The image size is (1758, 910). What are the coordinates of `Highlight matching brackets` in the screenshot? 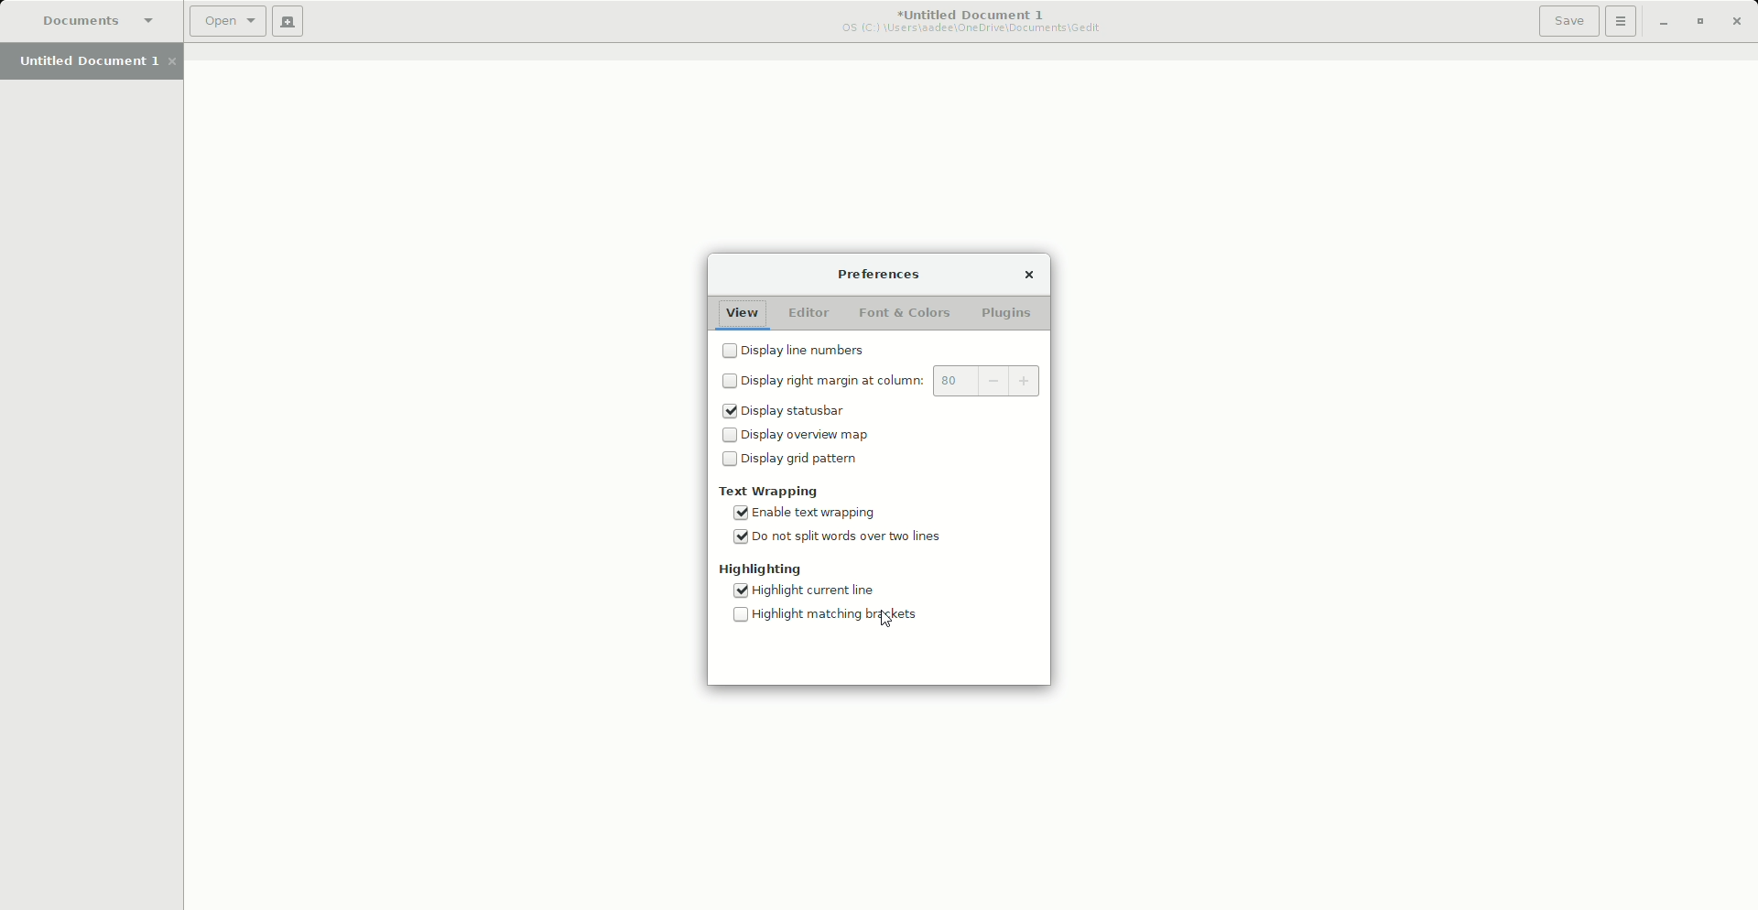 It's located at (826, 616).